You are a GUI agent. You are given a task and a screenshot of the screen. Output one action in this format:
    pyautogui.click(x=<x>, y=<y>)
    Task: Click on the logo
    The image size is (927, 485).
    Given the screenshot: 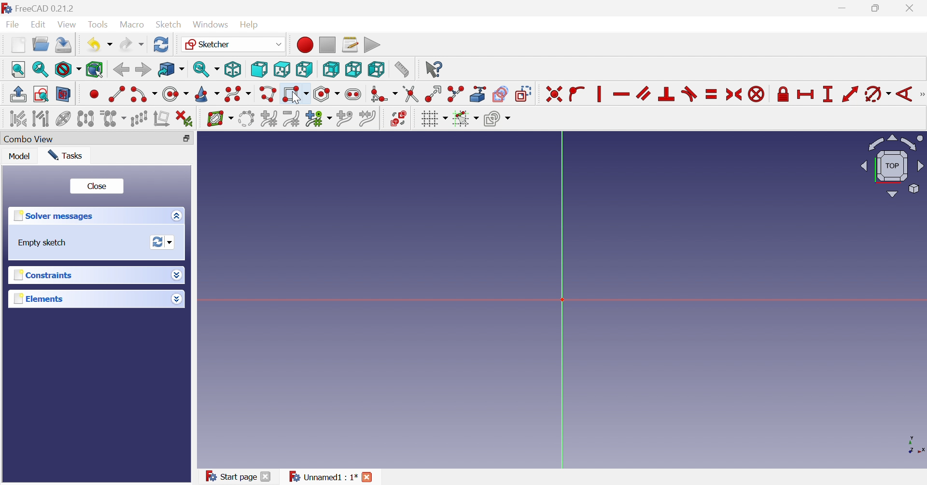 What is the action you would take?
    pyautogui.click(x=6, y=7)
    